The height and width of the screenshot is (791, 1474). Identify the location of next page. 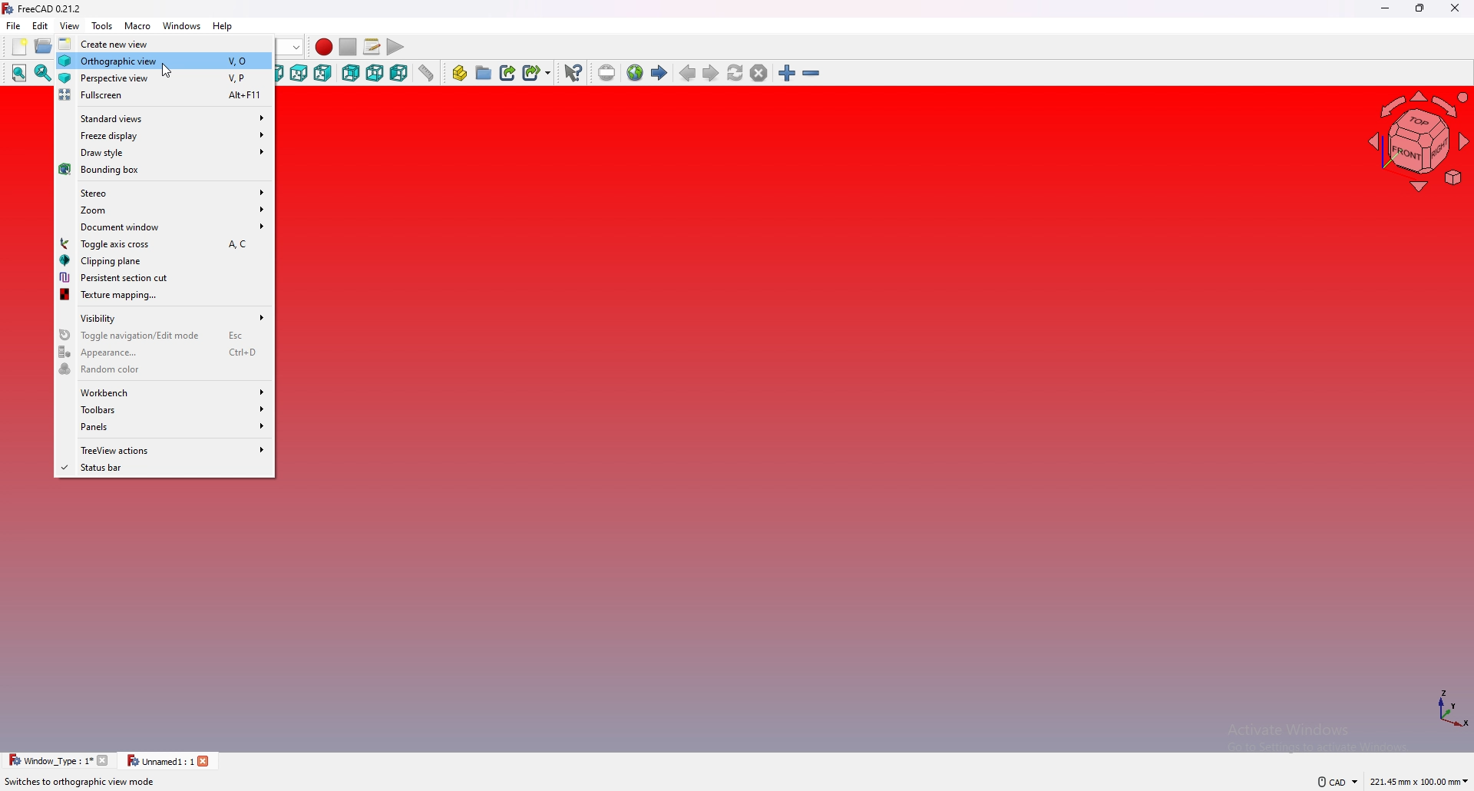
(710, 73).